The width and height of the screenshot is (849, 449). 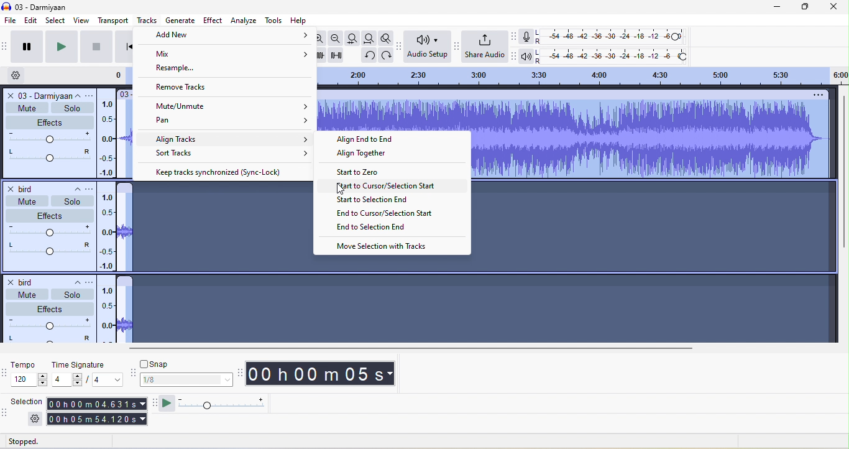 I want to click on 00 h 00 m 04 631 s , so click(x=98, y=402).